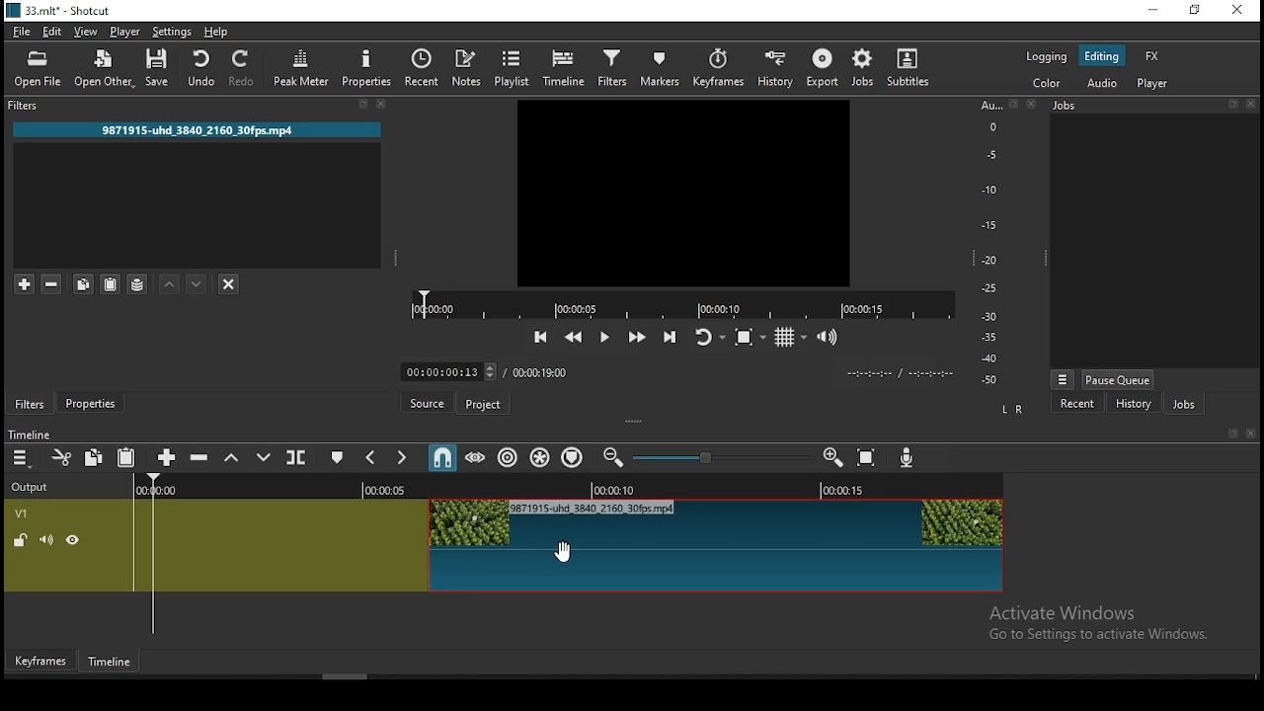  What do you see at coordinates (30, 404) in the screenshot?
I see `filters` at bounding box center [30, 404].